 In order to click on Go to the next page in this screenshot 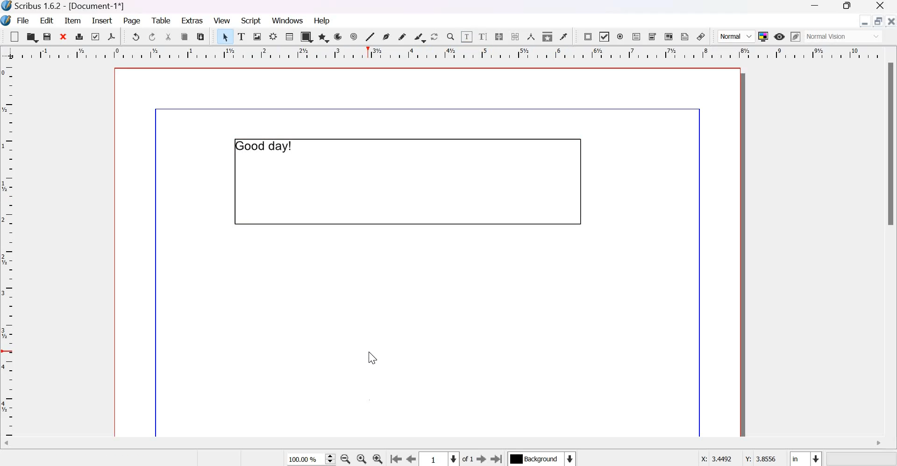, I will do `click(481, 459)`.